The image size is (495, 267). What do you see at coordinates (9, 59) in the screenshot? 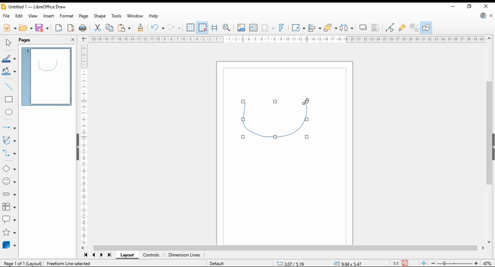
I see `line color` at bounding box center [9, 59].